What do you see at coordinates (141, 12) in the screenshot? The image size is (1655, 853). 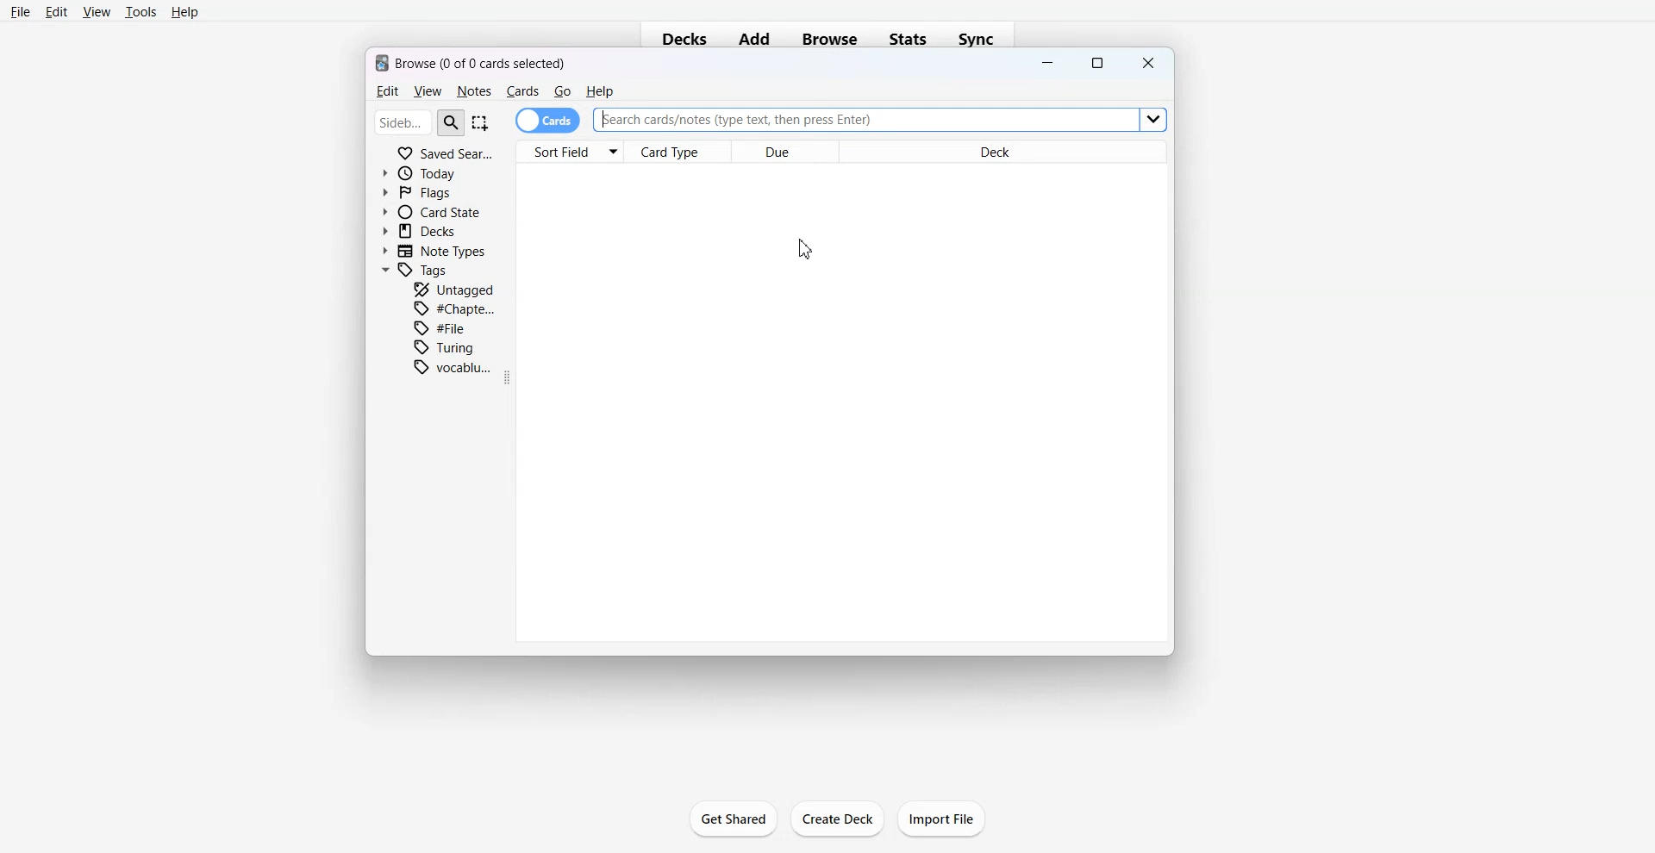 I see `Tools` at bounding box center [141, 12].